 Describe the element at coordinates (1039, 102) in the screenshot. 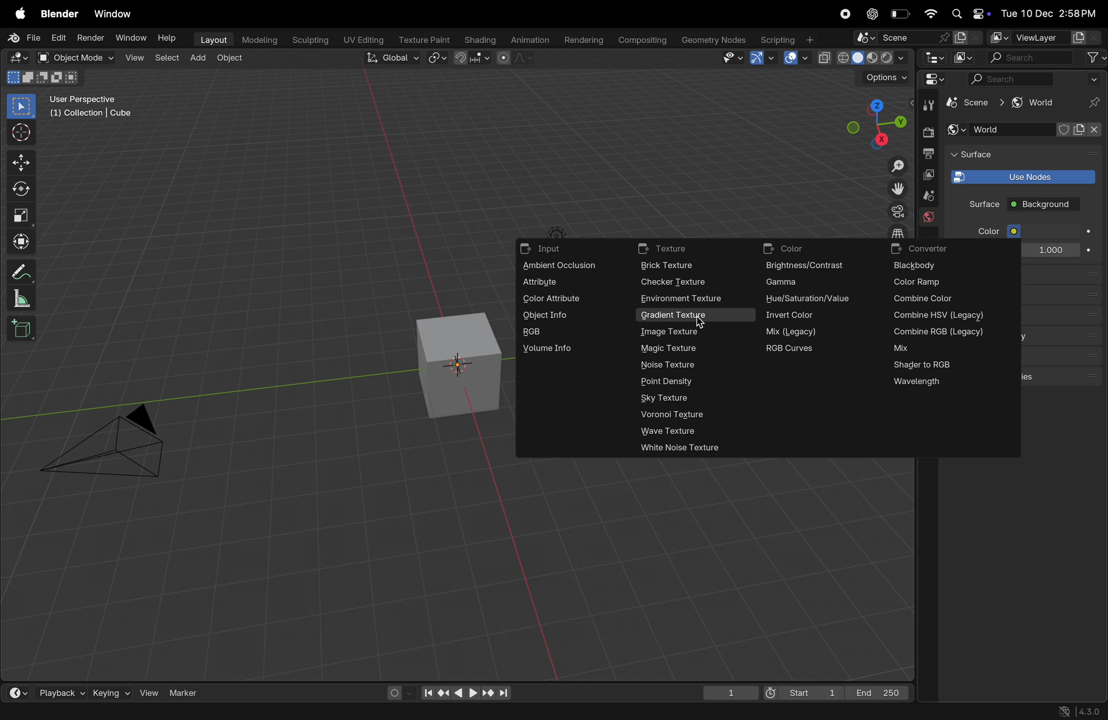

I see `` at that location.